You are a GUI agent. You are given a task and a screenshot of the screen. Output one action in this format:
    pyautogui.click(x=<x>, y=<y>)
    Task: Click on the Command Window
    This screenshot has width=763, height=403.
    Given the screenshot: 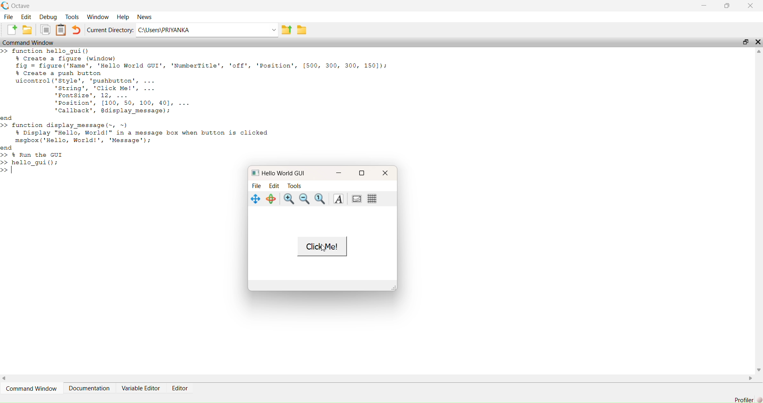 What is the action you would take?
    pyautogui.click(x=33, y=389)
    